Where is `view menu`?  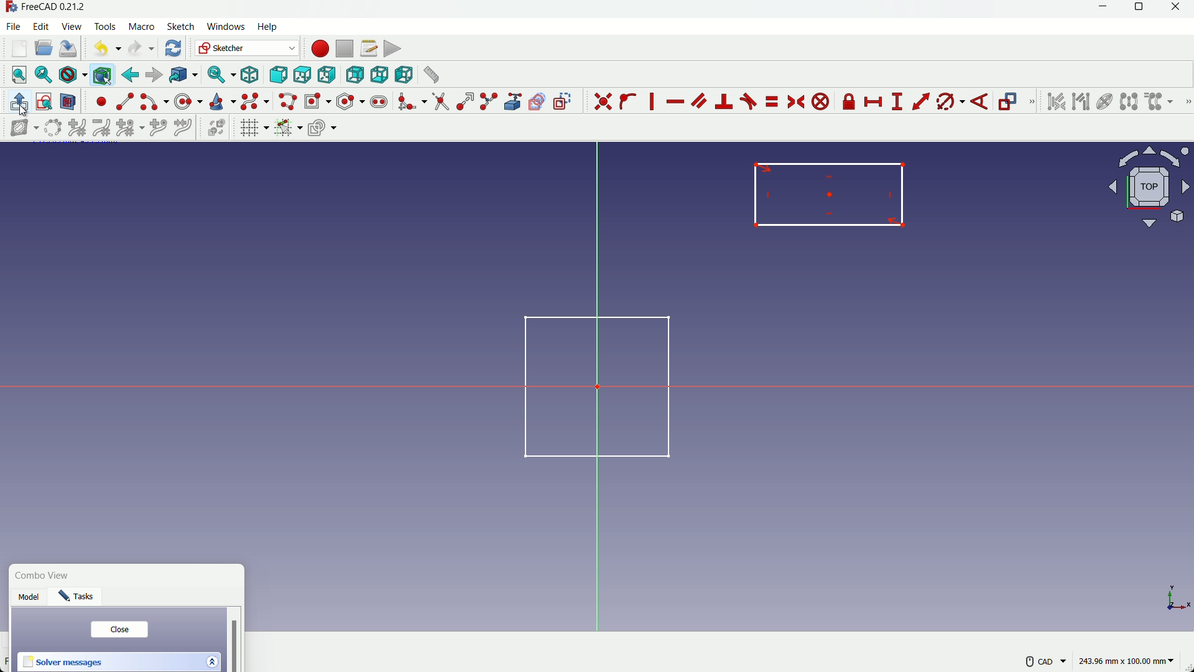 view menu is located at coordinates (73, 27).